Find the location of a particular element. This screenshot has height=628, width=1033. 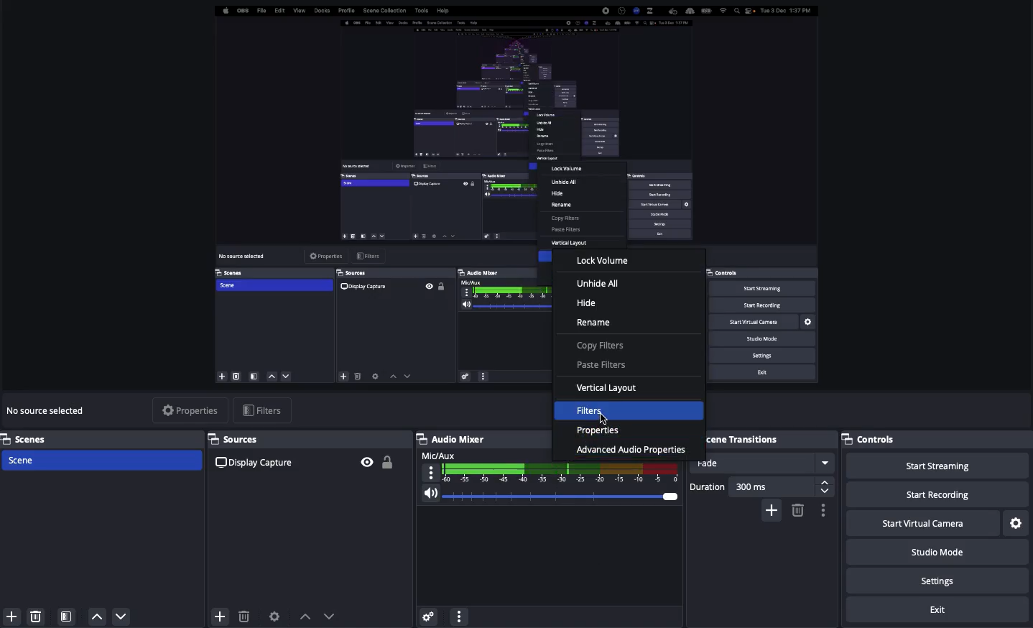

Add is located at coordinates (771, 511).